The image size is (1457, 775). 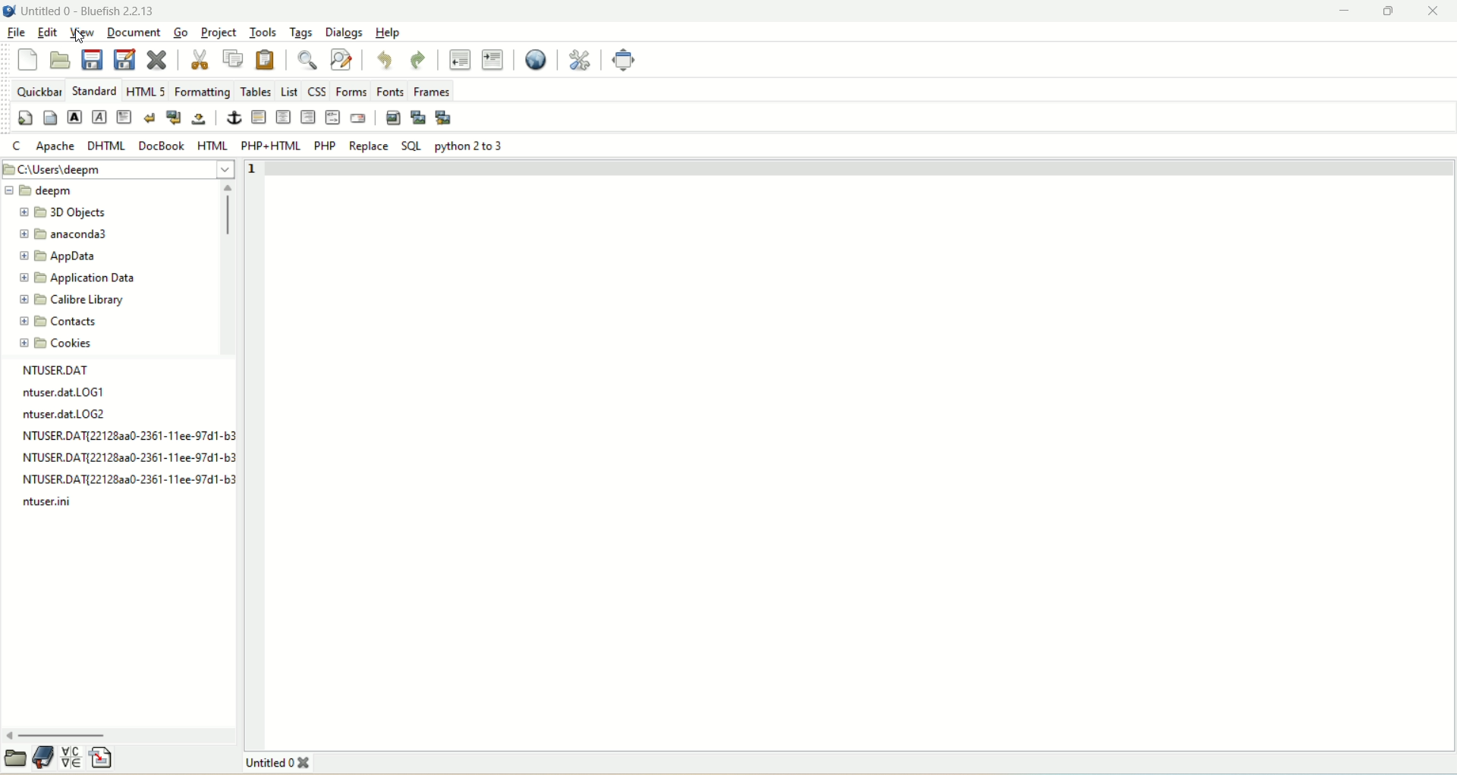 What do you see at coordinates (93, 58) in the screenshot?
I see `save current file` at bounding box center [93, 58].